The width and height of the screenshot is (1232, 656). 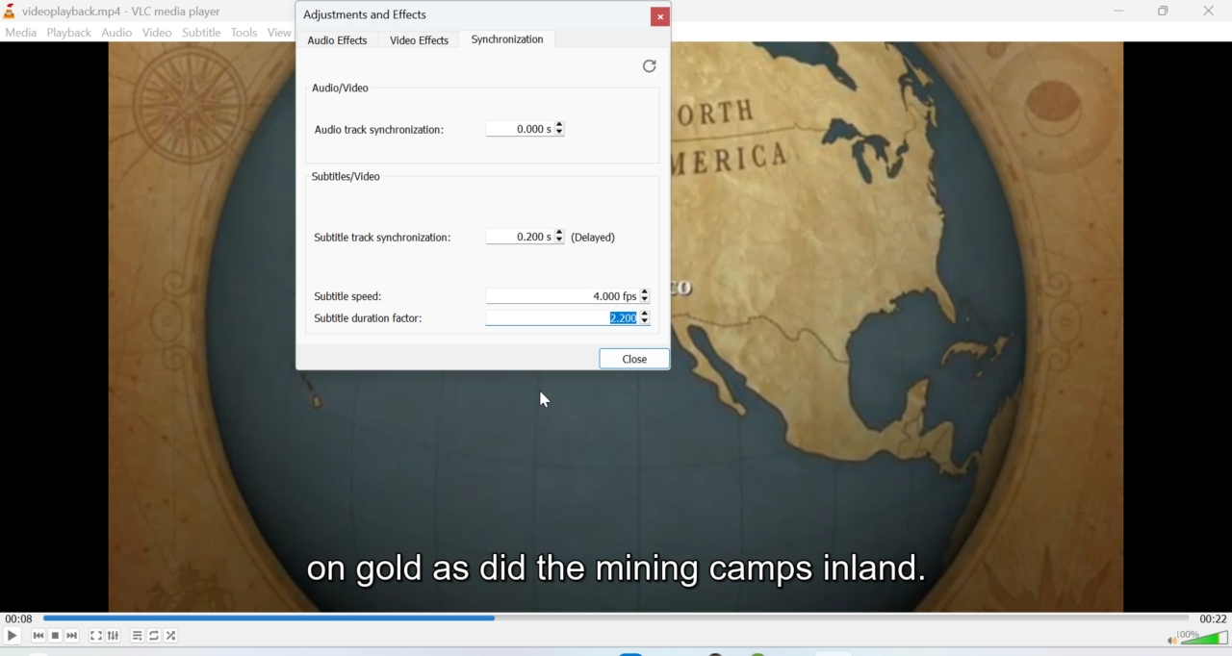 What do you see at coordinates (1165, 13) in the screenshot?
I see `Maximize` at bounding box center [1165, 13].